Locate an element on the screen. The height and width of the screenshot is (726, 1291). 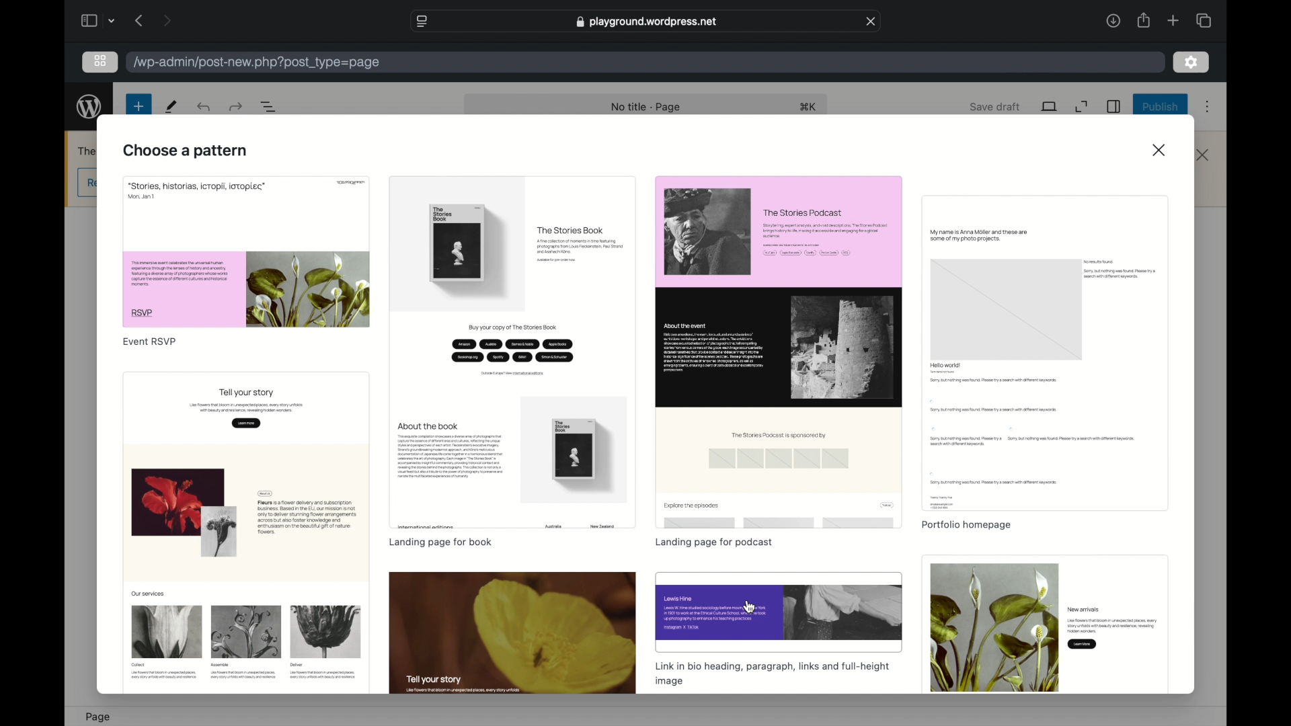
event rsvp is located at coordinates (150, 341).